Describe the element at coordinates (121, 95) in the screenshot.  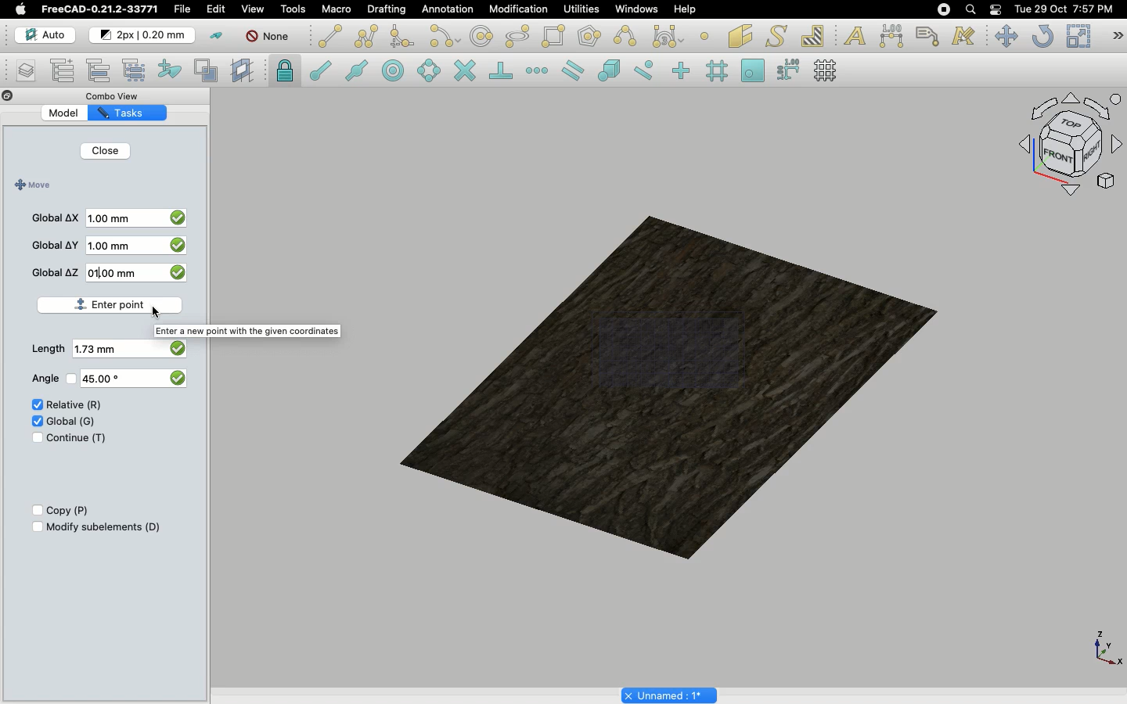
I see `Combo view` at that location.